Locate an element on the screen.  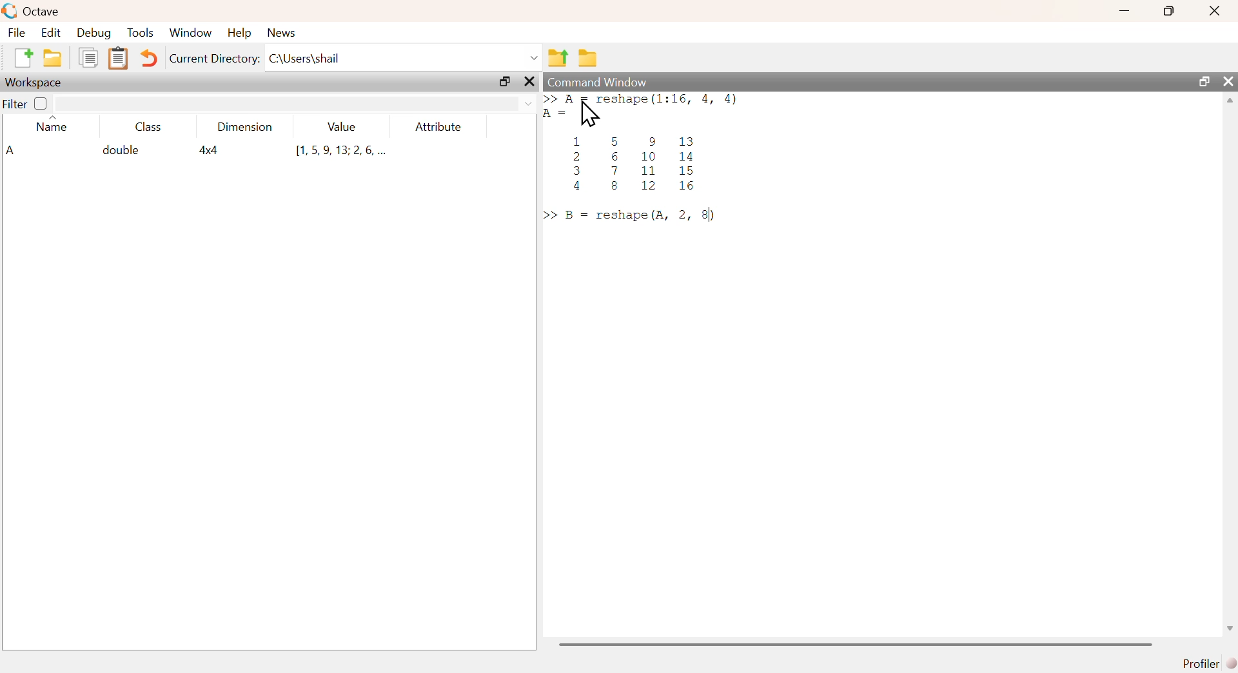
A is located at coordinates (12, 150).